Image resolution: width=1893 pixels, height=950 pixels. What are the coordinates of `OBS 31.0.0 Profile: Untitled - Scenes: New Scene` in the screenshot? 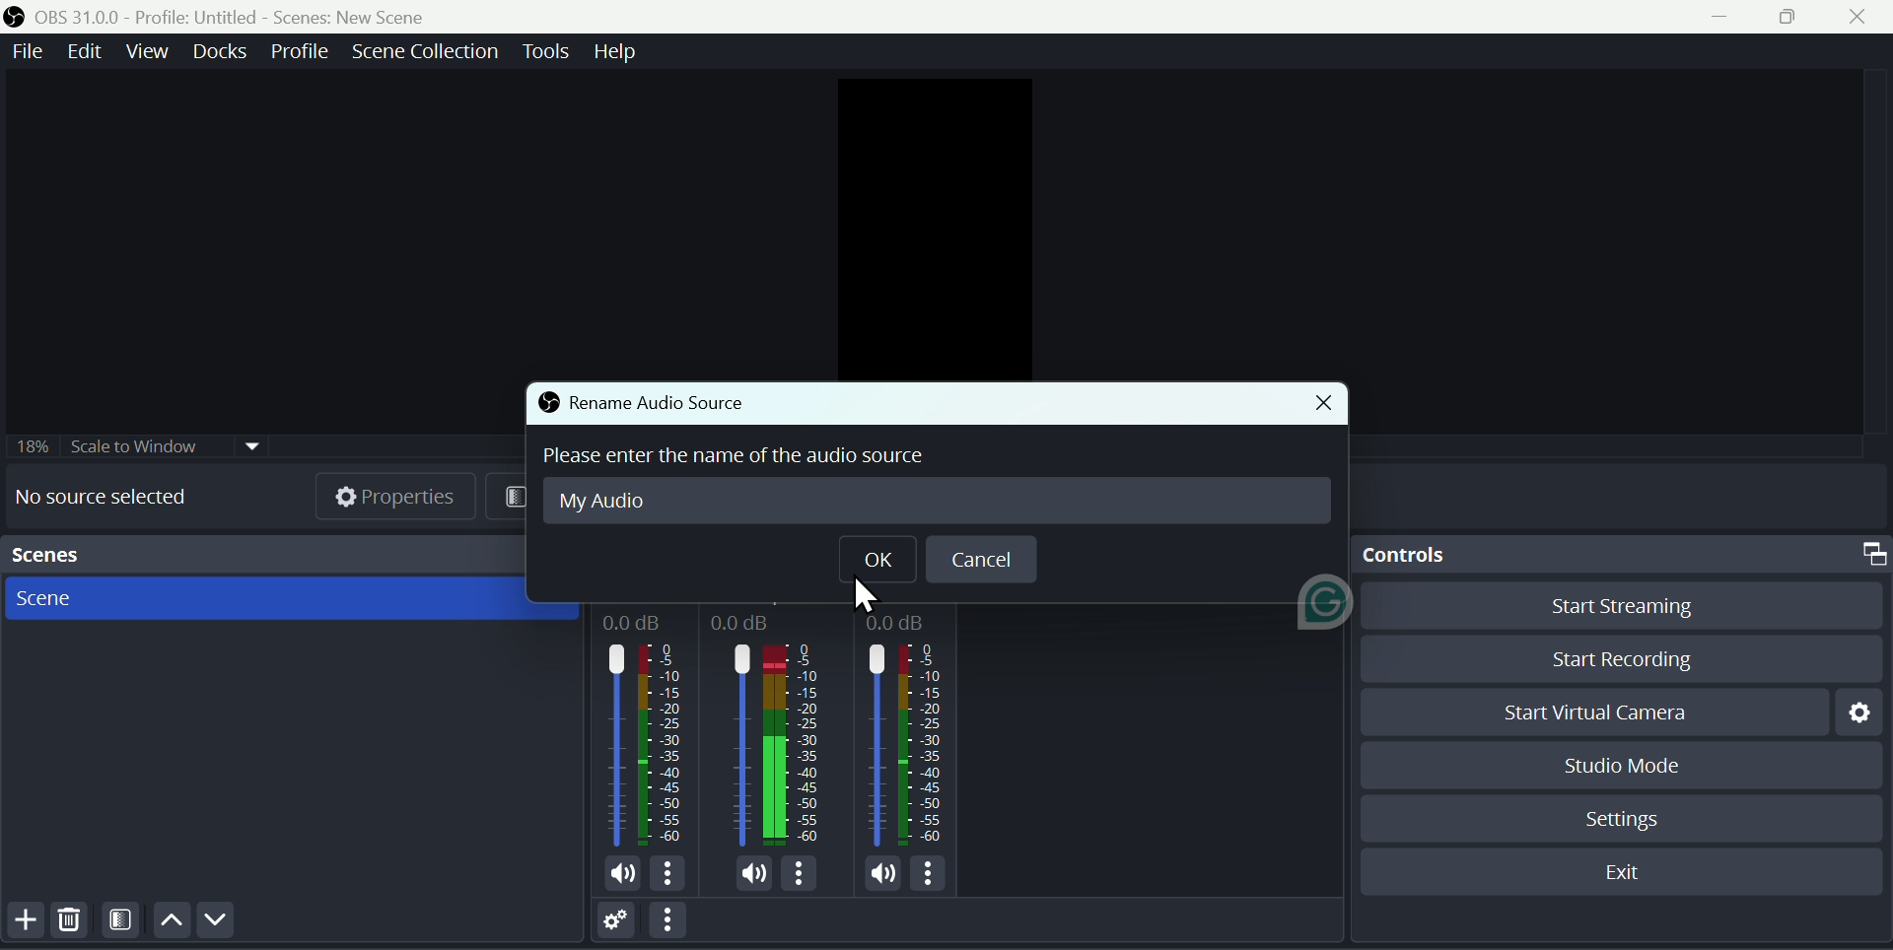 It's located at (243, 14).